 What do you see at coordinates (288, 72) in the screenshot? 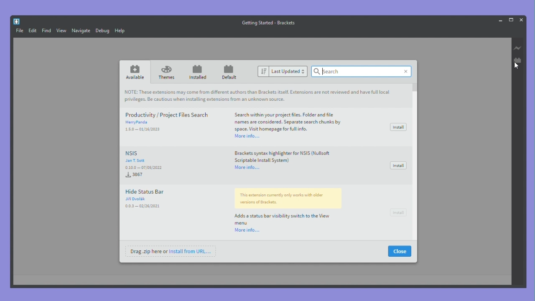
I see `Sorting by last updated` at bounding box center [288, 72].